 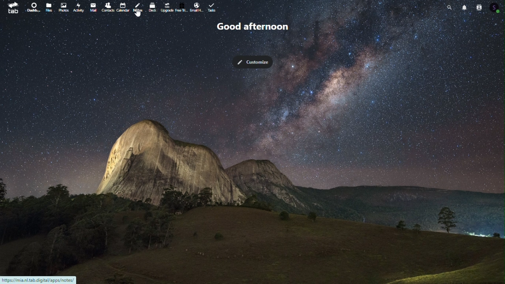 What do you see at coordinates (151, 8) in the screenshot?
I see `Deck` at bounding box center [151, 8].